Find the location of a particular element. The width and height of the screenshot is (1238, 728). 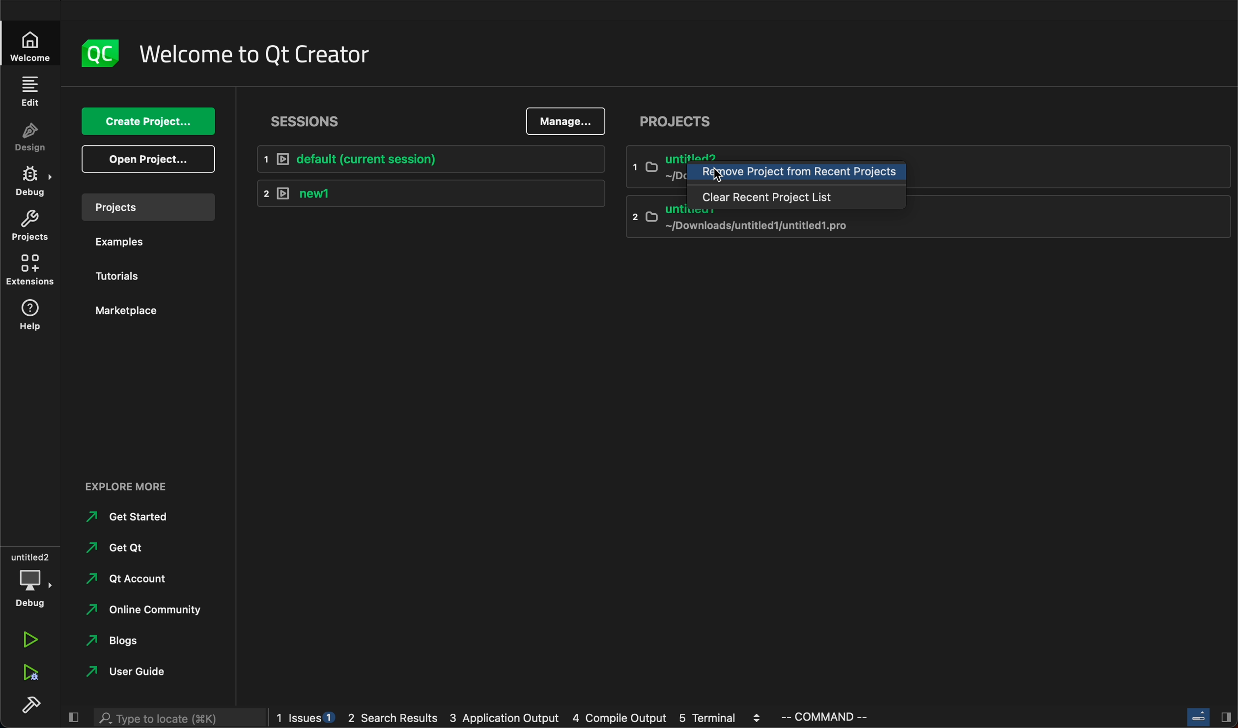

close sidebar is located at coordinates (77, 718).